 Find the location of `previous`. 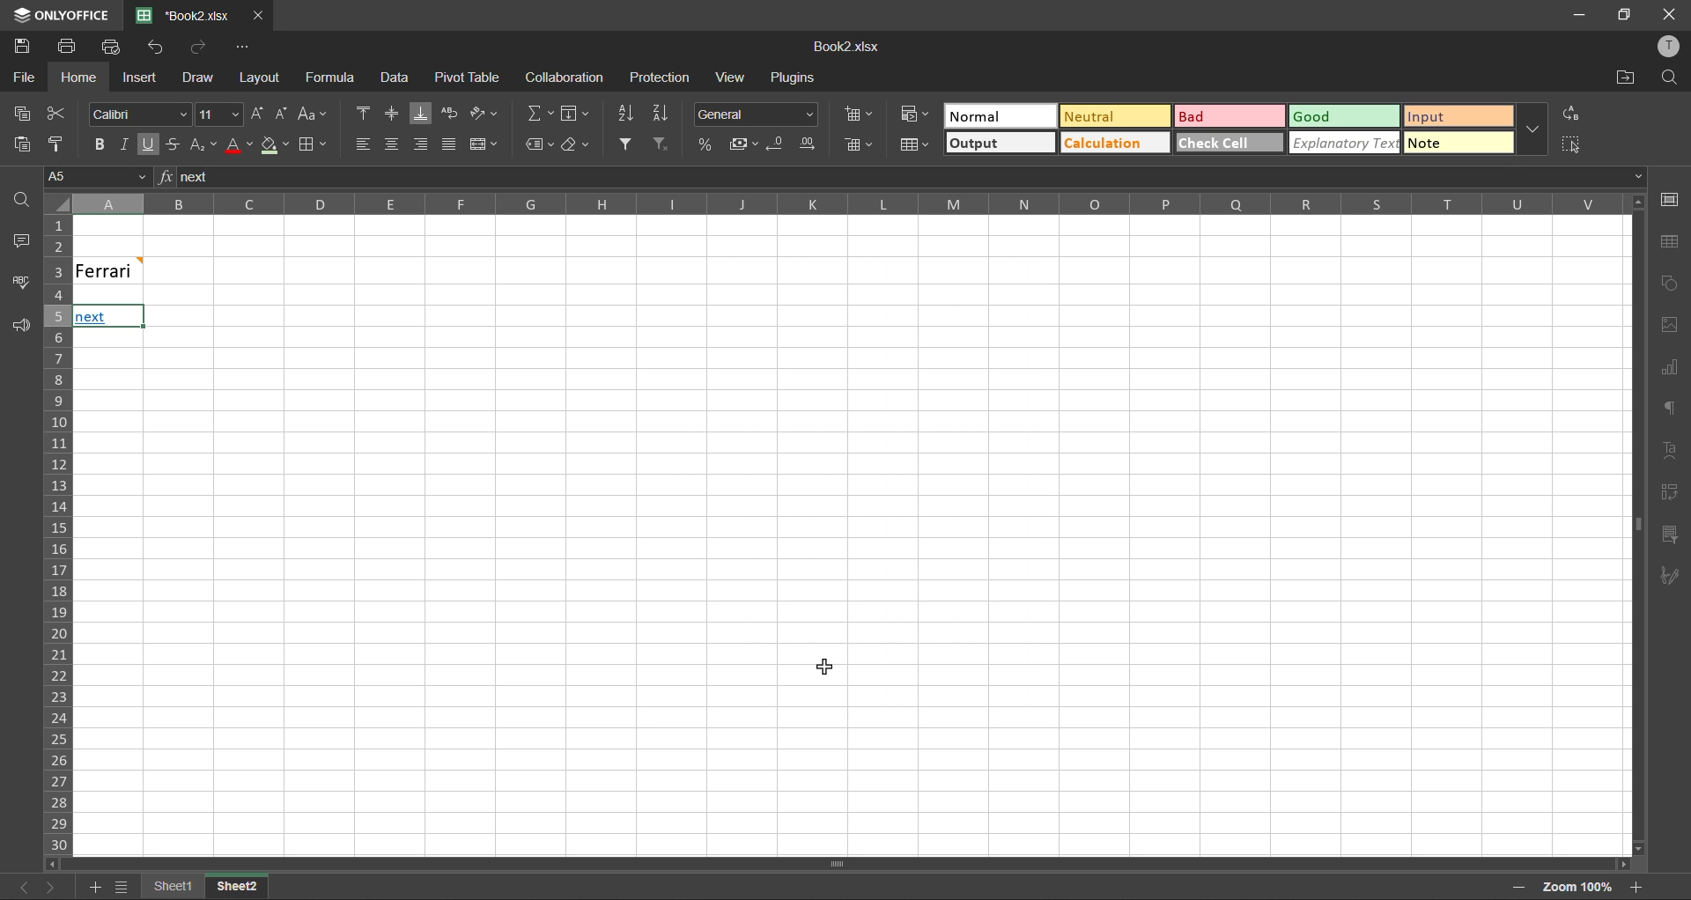

previous is located at coordinates (14, 885).